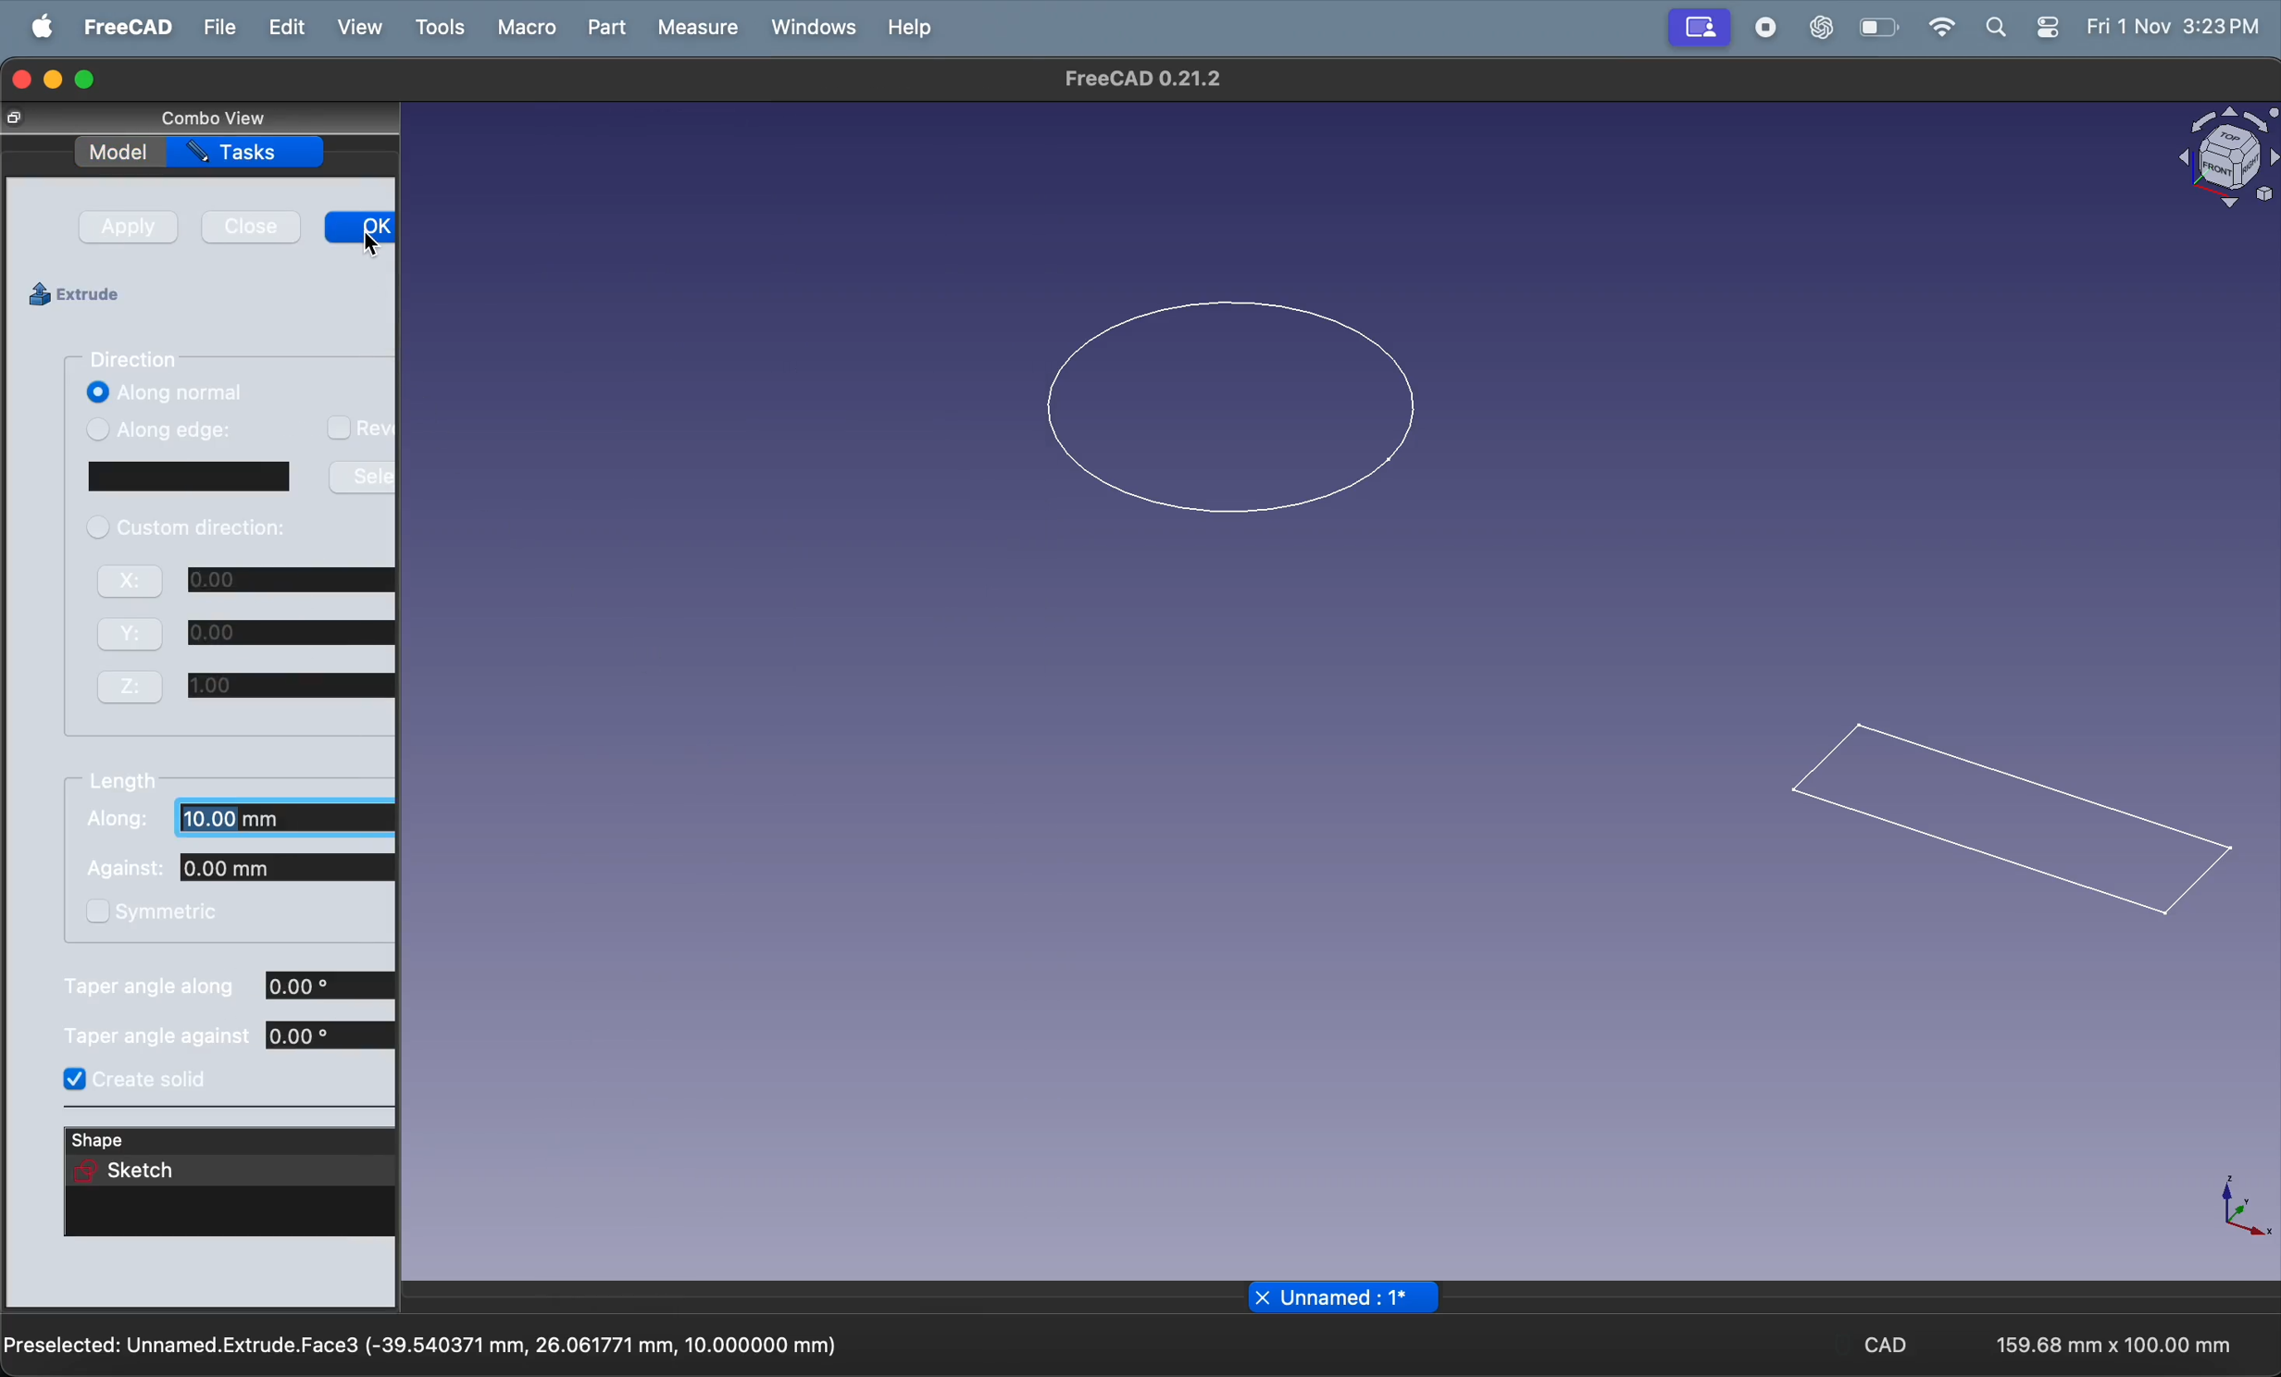  I want to click on Against:, so click(120, 870).